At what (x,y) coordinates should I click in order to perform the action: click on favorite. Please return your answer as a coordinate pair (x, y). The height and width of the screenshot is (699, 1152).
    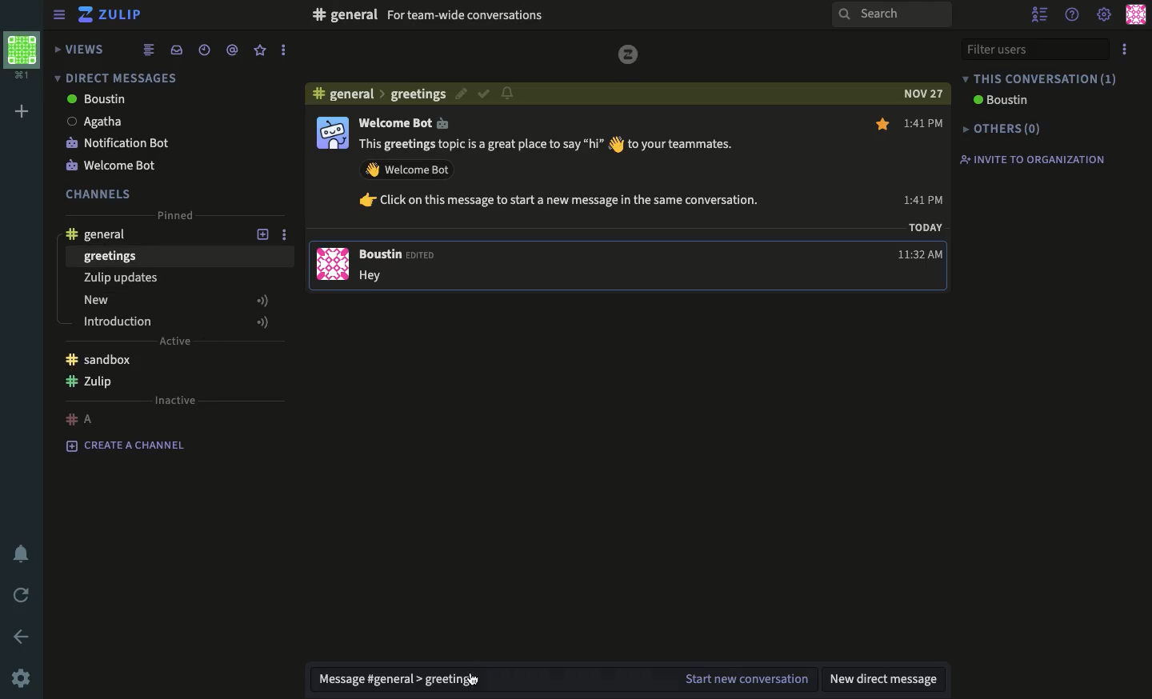
    Looking at the image, I should click on (261, 50).